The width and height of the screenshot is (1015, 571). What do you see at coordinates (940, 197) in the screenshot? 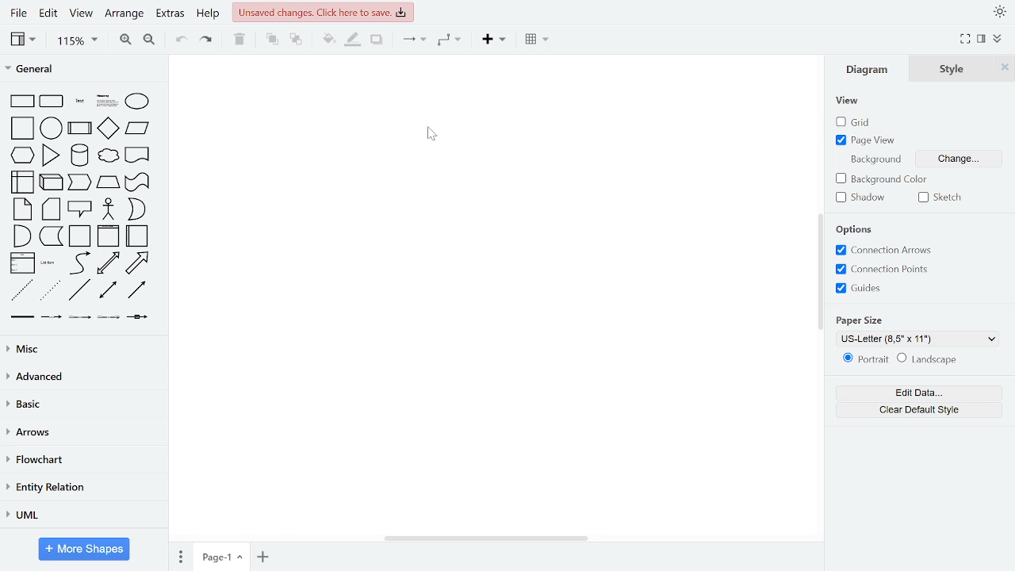
I see `sketch` at bounding box center [940, 197].